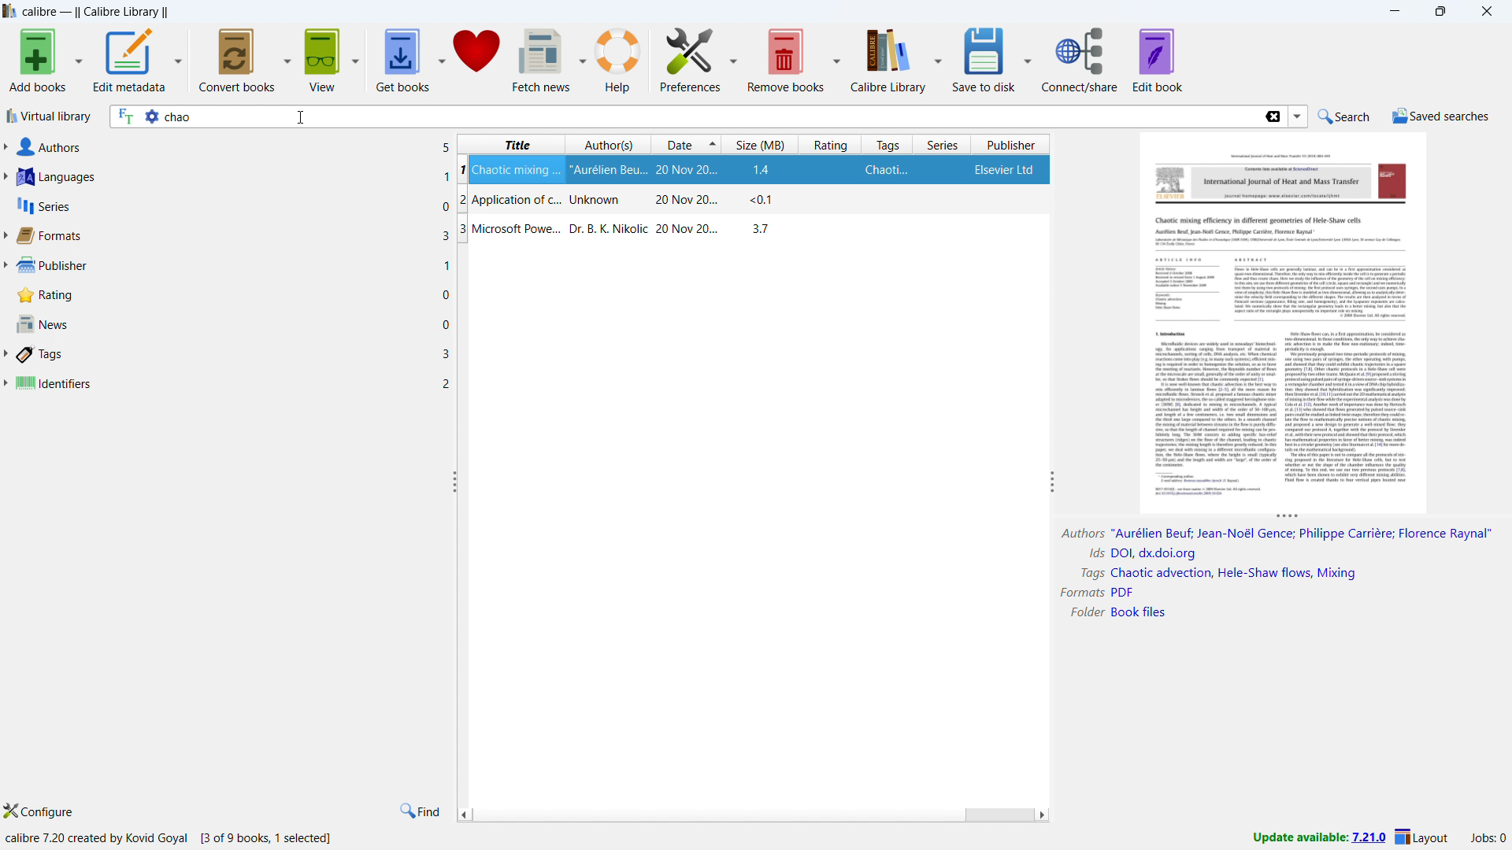  What do you see at coordinates (150, 116) in the screenshot?
I see `advance search` at bounding box center [150, 116].